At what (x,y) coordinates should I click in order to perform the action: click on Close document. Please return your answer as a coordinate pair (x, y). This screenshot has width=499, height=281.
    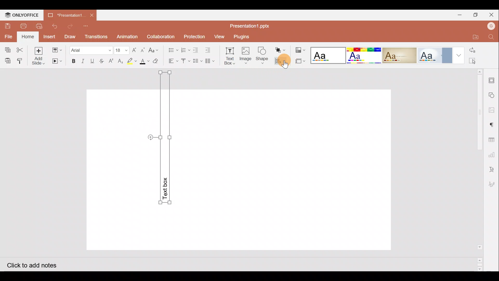
    Looking at the image, I should click on (91, 15).